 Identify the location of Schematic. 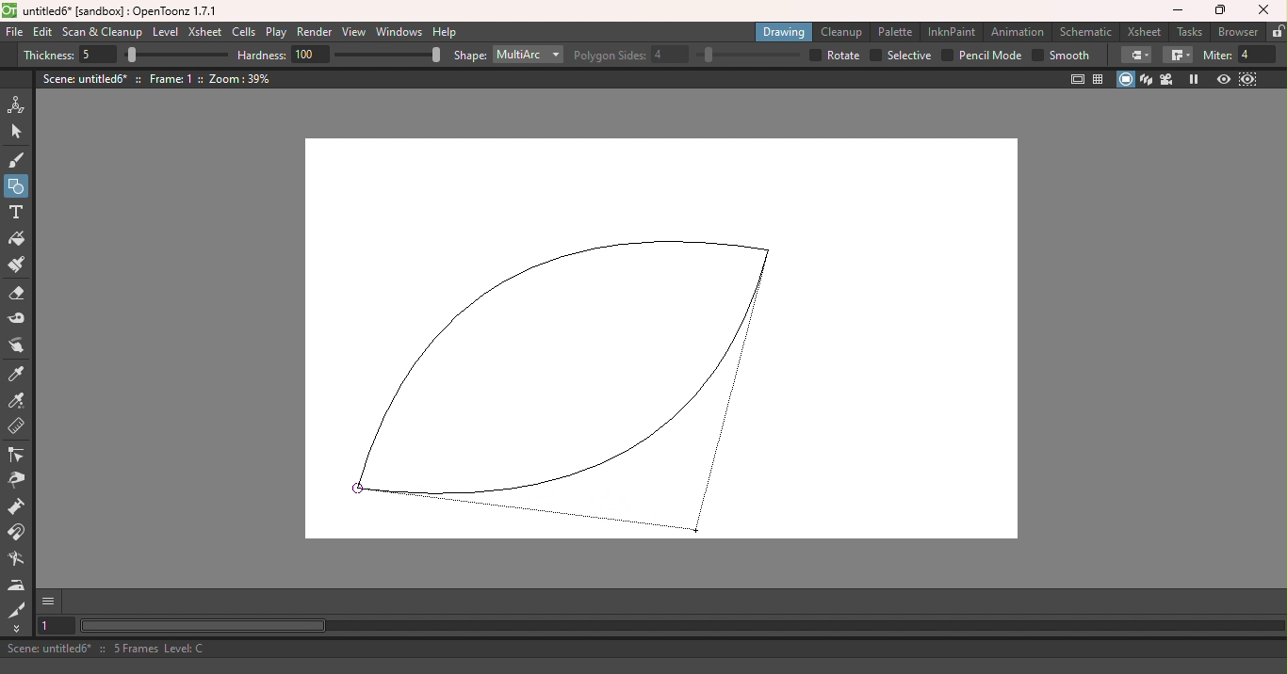
(1085, 31).